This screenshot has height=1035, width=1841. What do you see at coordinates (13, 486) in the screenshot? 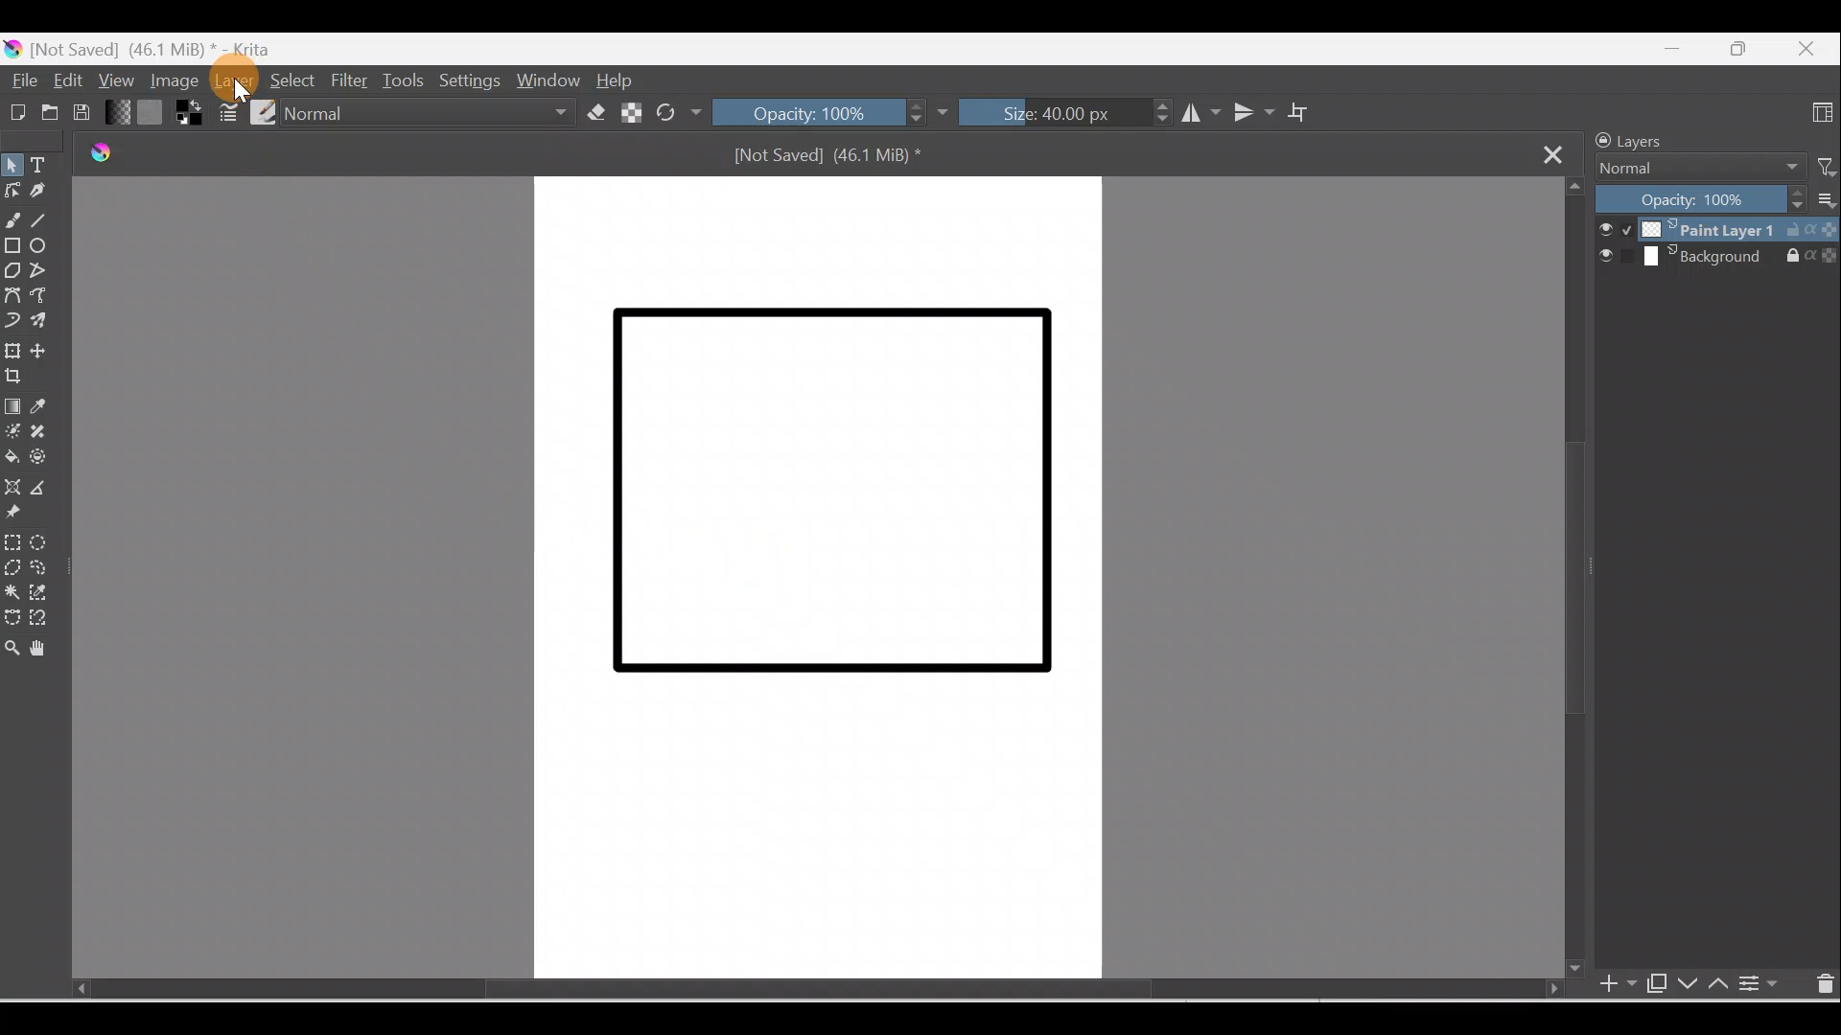
I see `Assistant tool` at bounding box center [13, 486].